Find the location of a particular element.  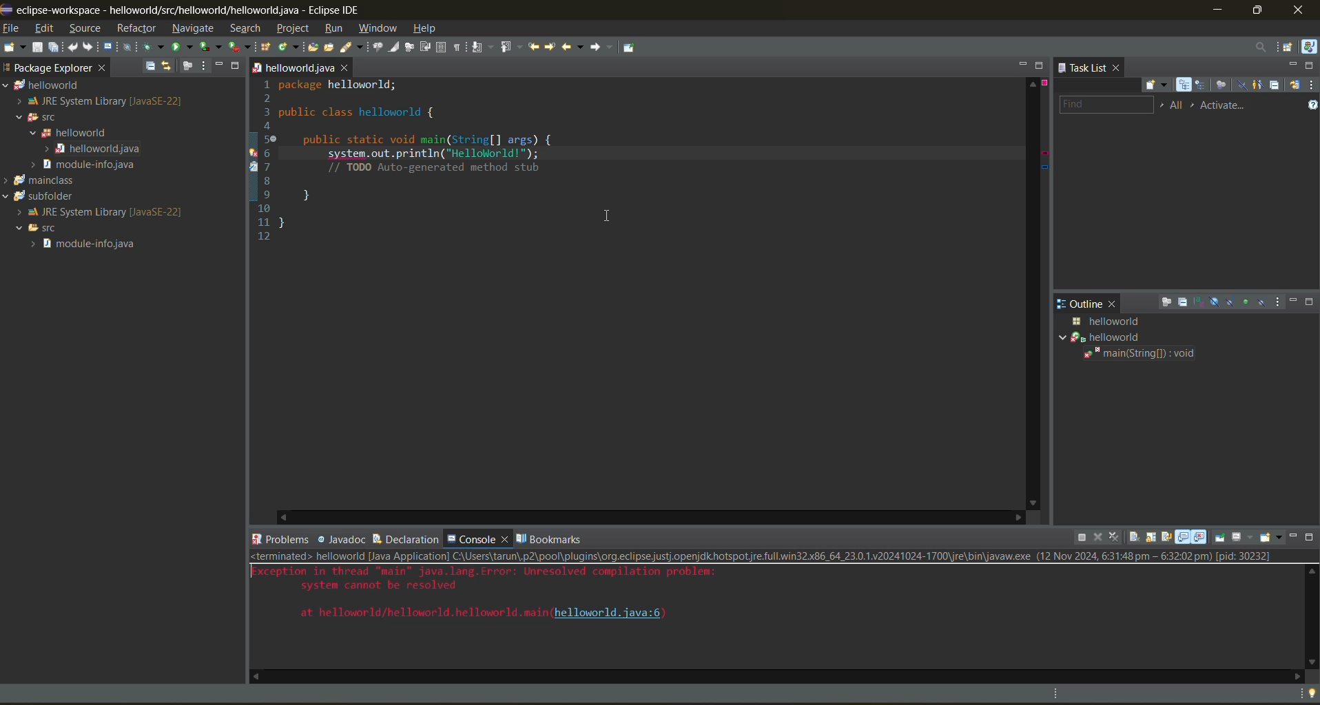

hide non public members is located at coordinates (1248, 302).